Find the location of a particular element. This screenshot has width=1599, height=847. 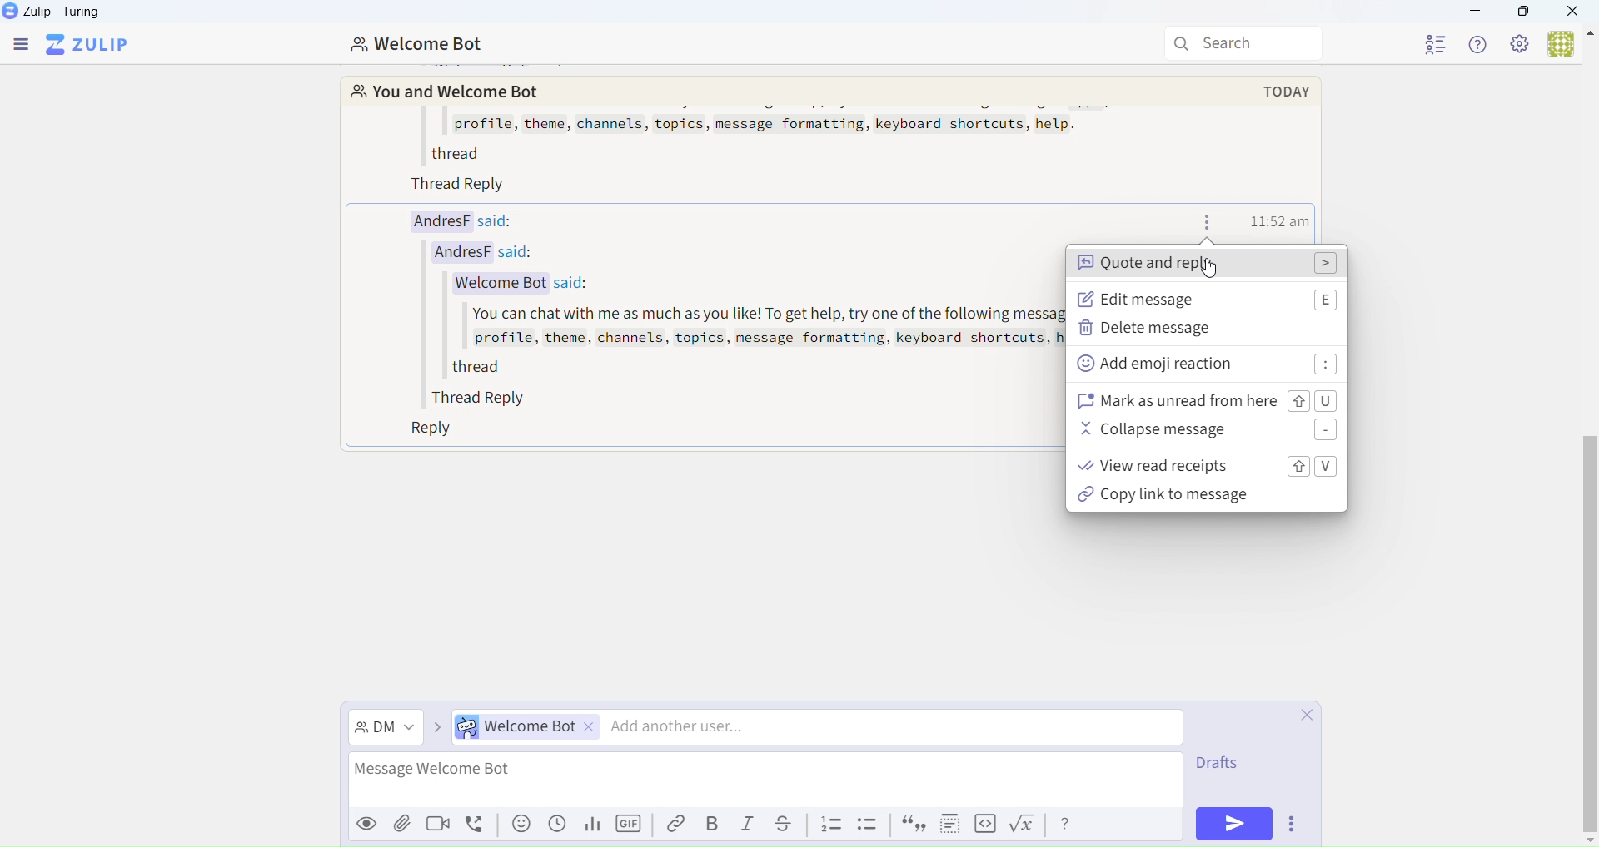

emoji is located at coordinates (520, 826).